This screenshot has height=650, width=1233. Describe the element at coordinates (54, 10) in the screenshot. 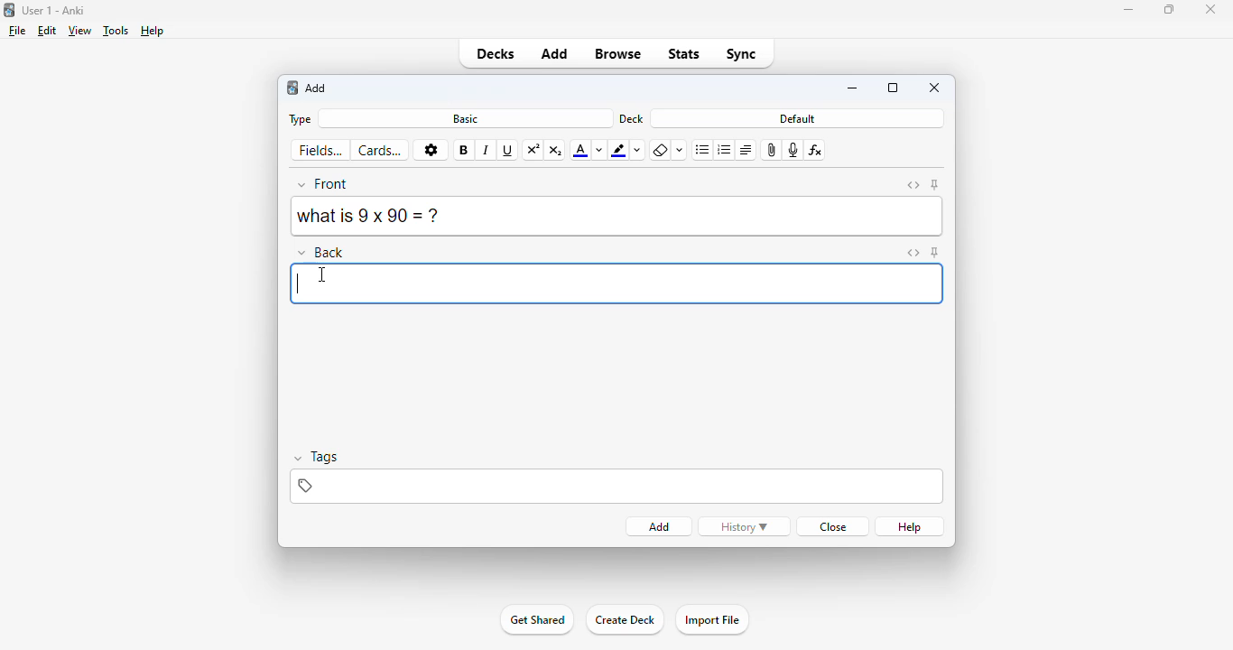

I see `title` at that location.